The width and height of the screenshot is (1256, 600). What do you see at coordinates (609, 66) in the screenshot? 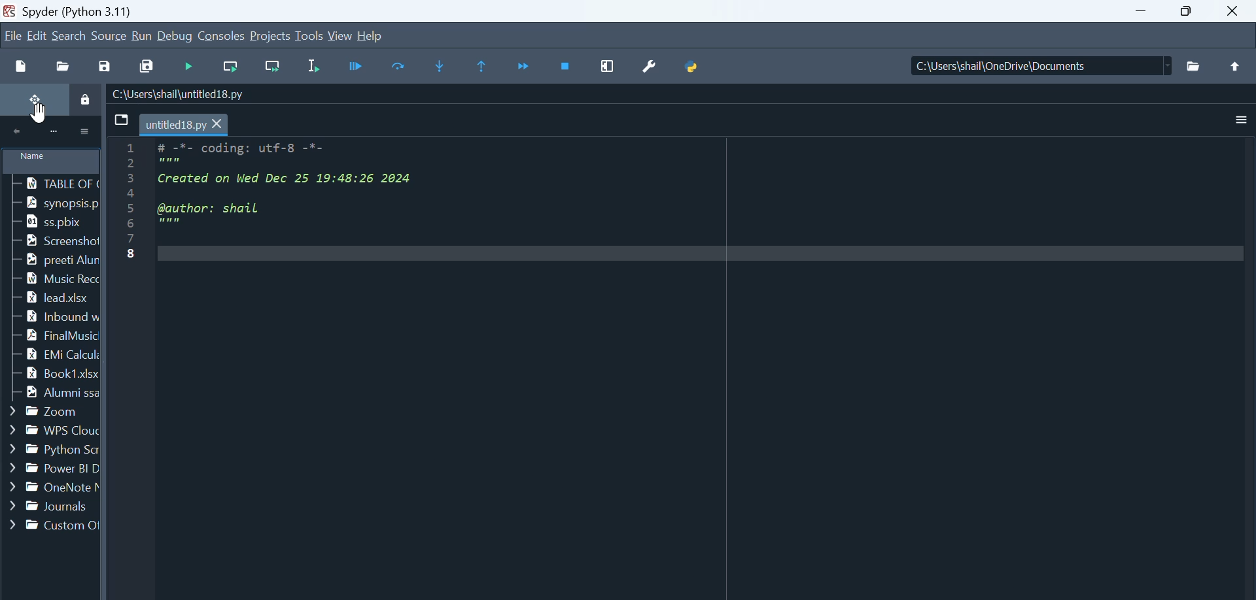
I see `Maximise current window` at bounding box center [609, 66].